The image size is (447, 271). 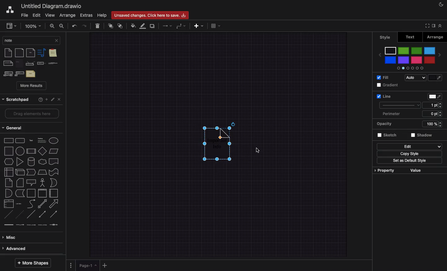 What do you see at coordinates (8, 183) in the screenshot?
I see `note` at bounding box center [8, 183].